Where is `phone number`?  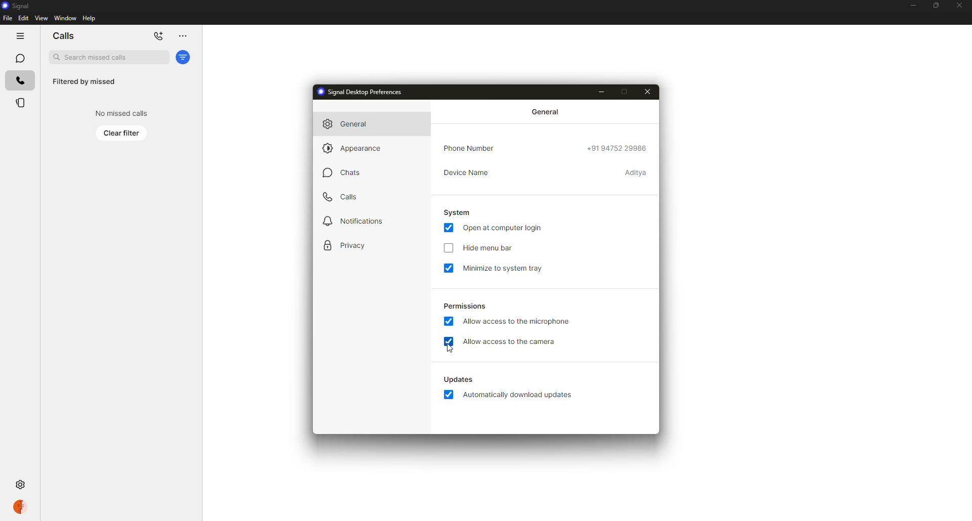
phone number is located at coordinates (618, 148).